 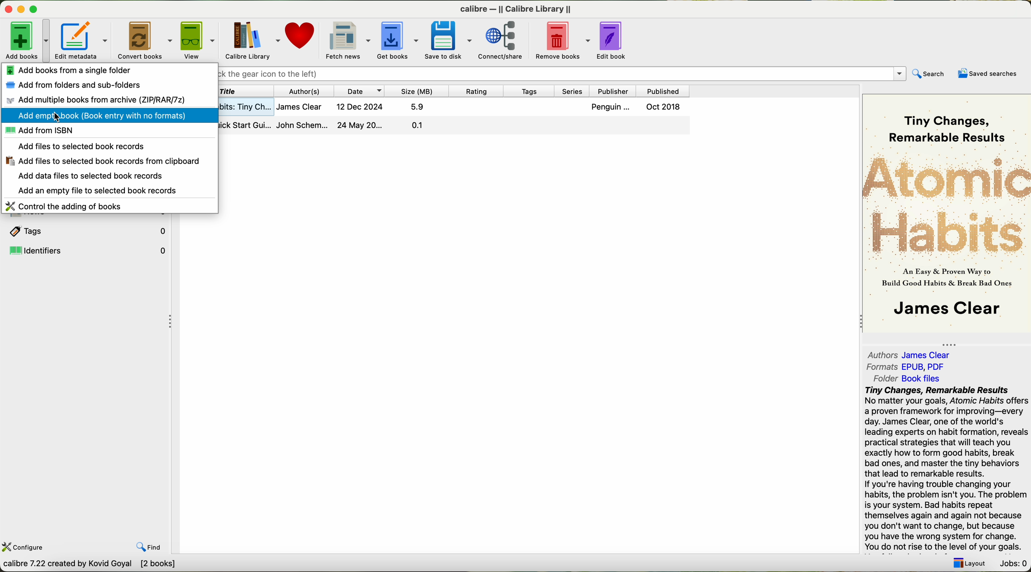 What do you see at coordinates (941, 468) in the screenshot?
I see `try changes remarkable results no matter your goals ,Atomic Habits offers a proven framework for improvity every day ,James Clear one of the word's leading expert on habit formation reveals practice startegies that will teach you howto form break bad ones and improve tiny beahbviors turn in ramarkable results.you do not rise to the level of your goals` at bounding box center [941, 468].